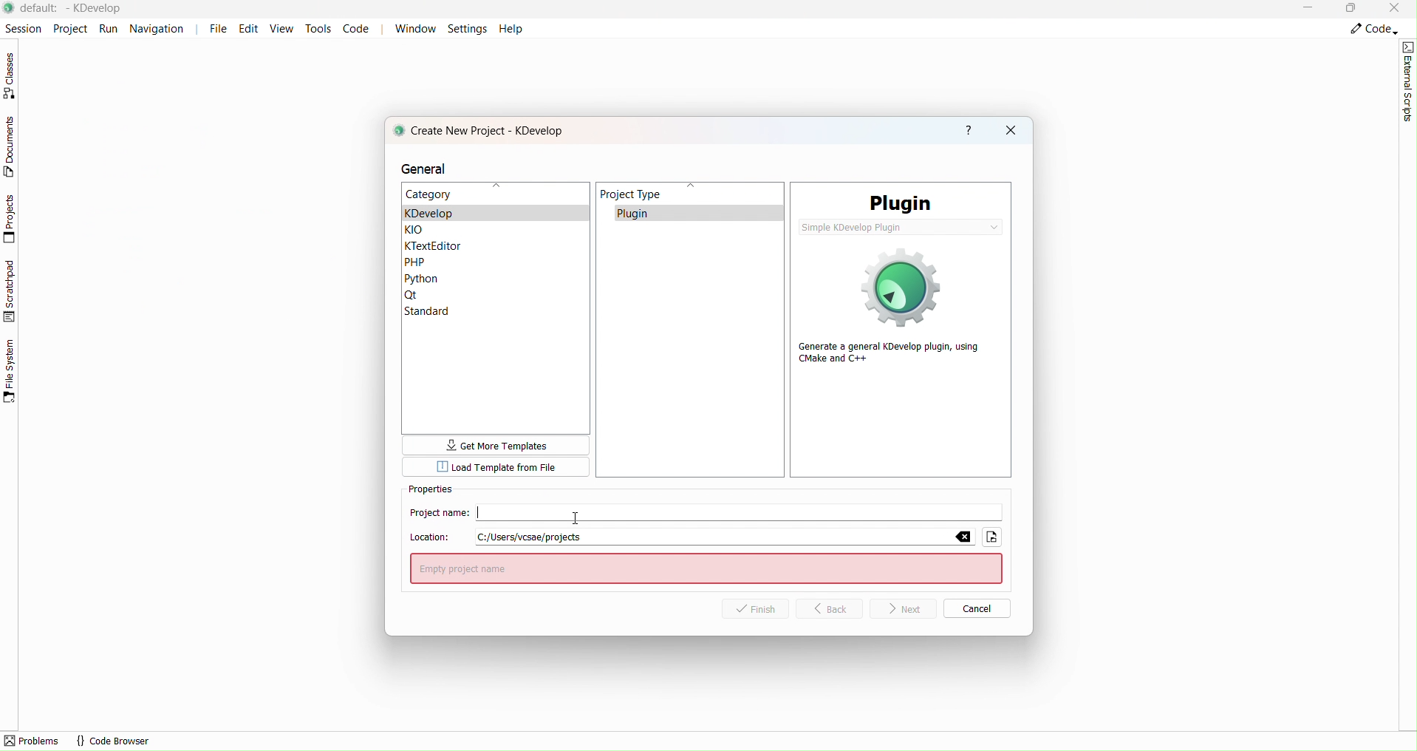 Image resolution: width=1417 pixels, height=751 pixels. I want to click on Template from file, so click(496, 467).